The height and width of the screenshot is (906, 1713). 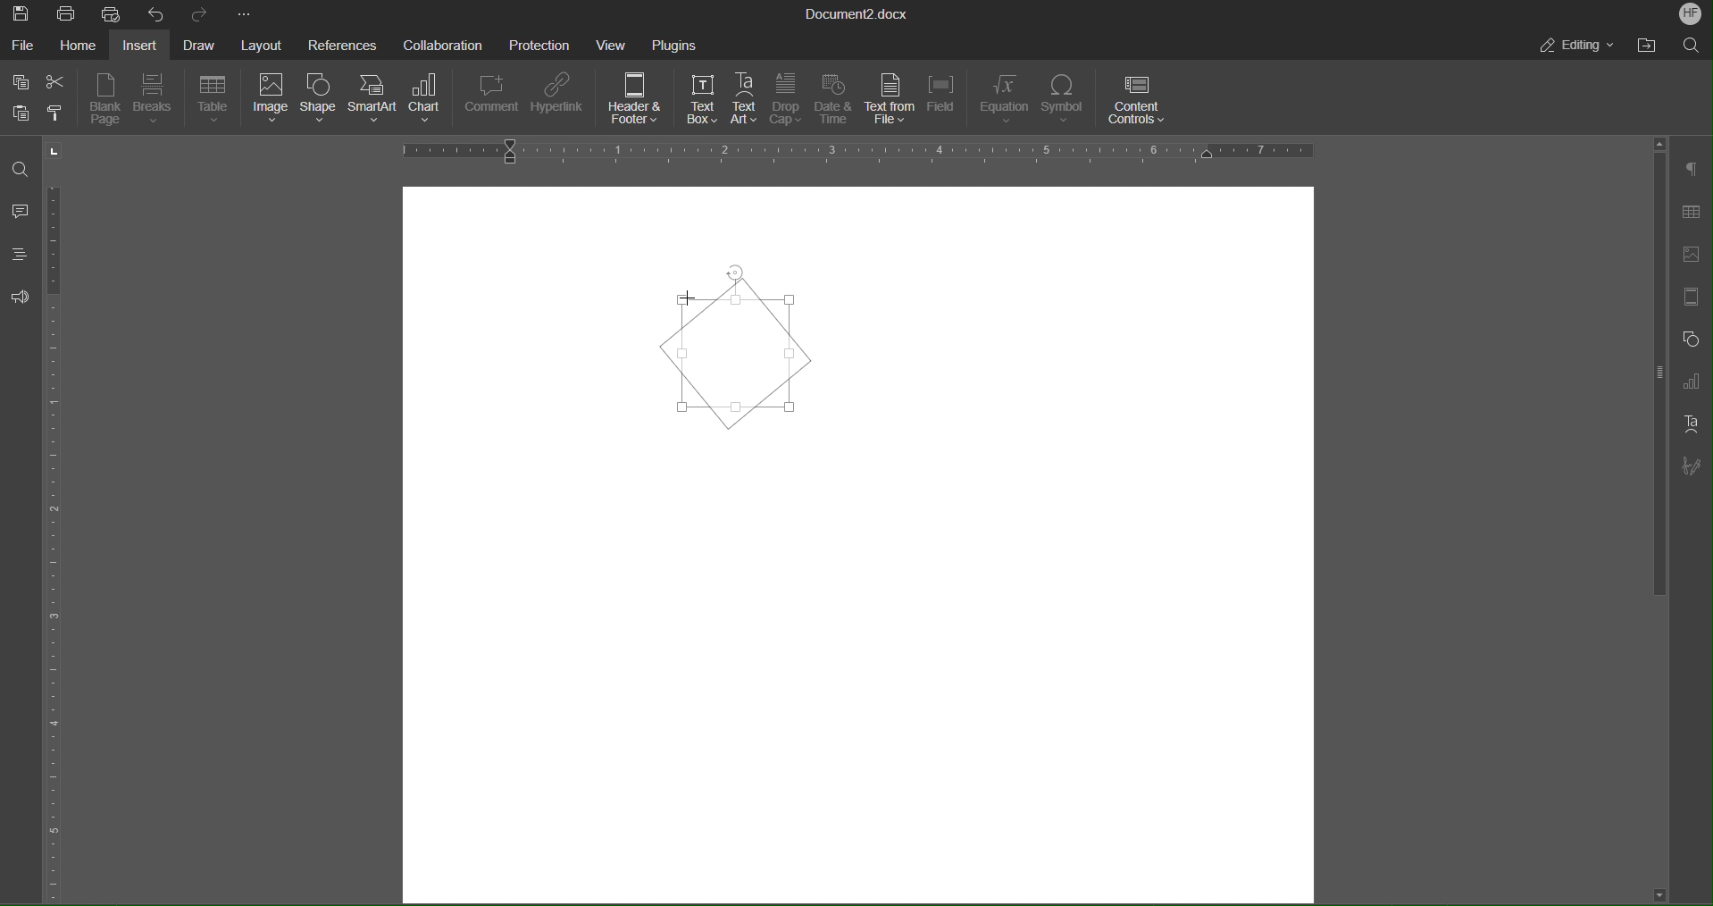 What do you see at coordinates (944, 100) in the screenshot?
I see `Field` at bounding box center [944, 100].